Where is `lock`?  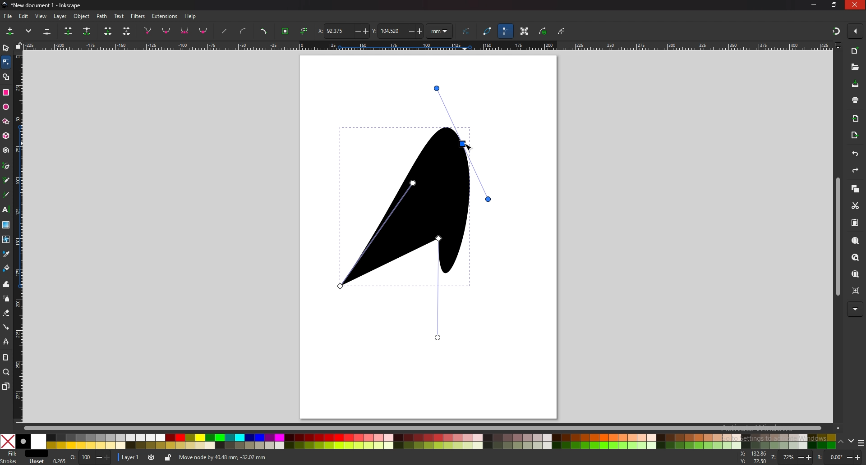
lock is located at coordinates (169, 458).